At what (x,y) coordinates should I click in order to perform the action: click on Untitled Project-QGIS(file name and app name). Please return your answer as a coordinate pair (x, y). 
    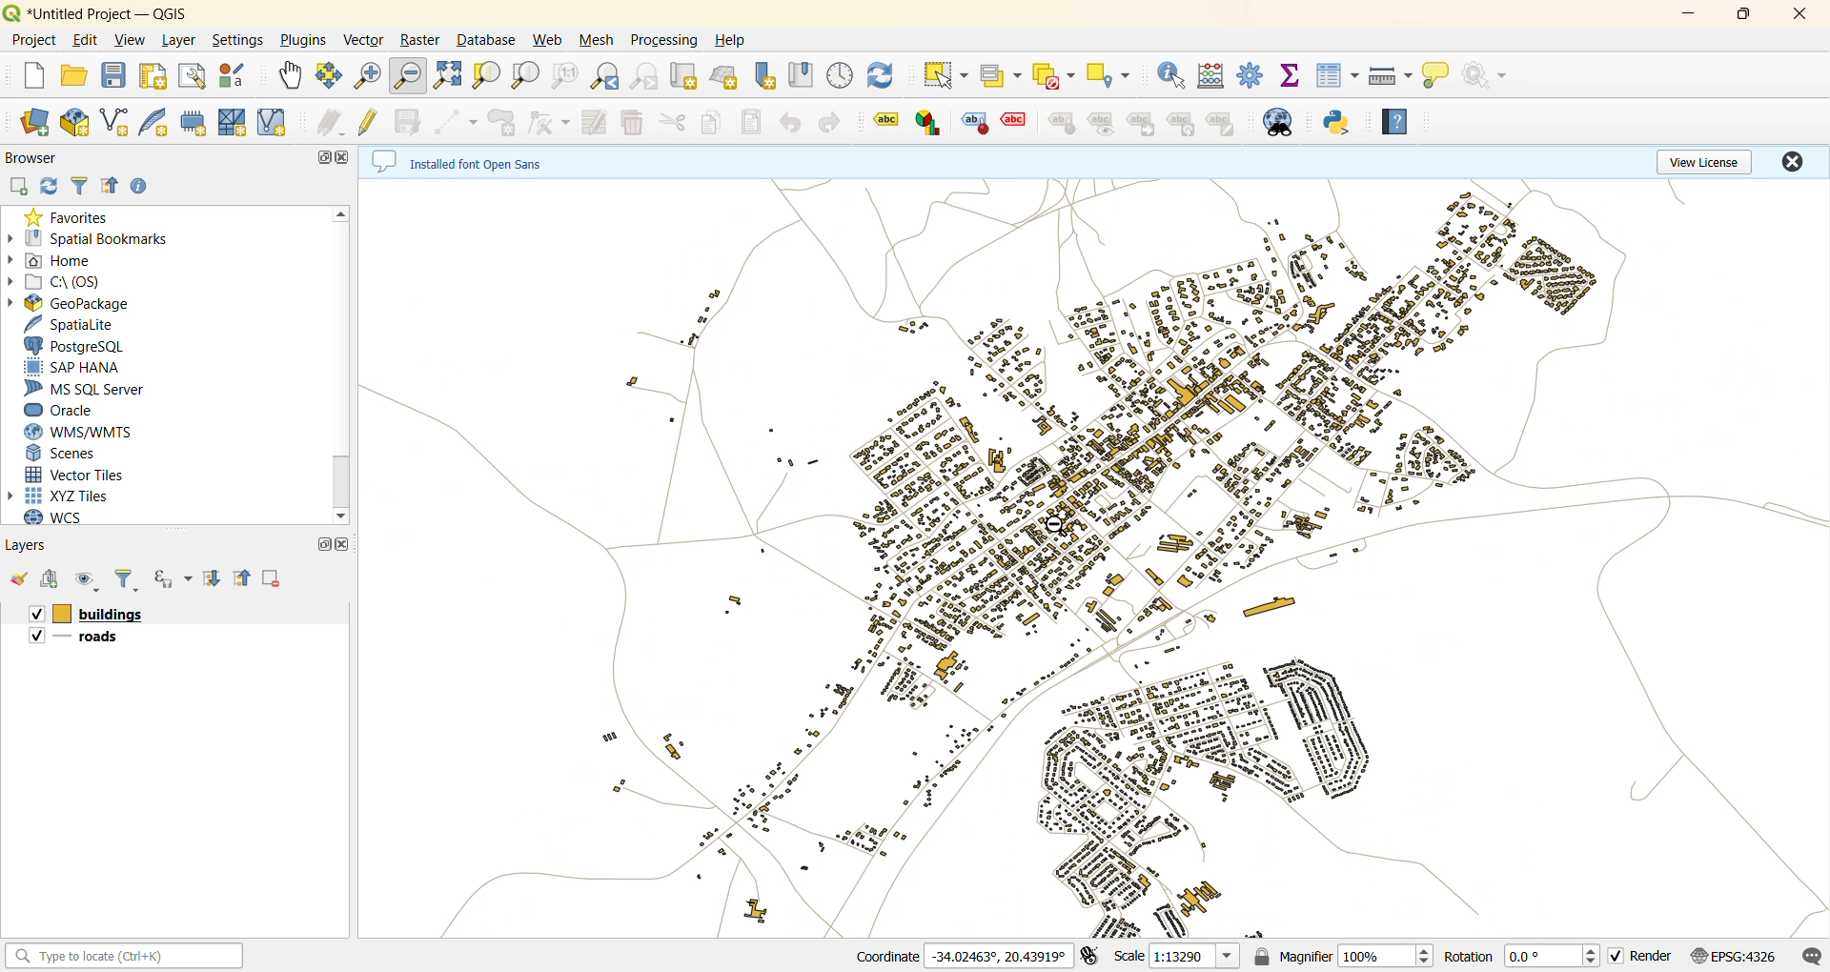
    Looking at the image, I should click on (103, 12).